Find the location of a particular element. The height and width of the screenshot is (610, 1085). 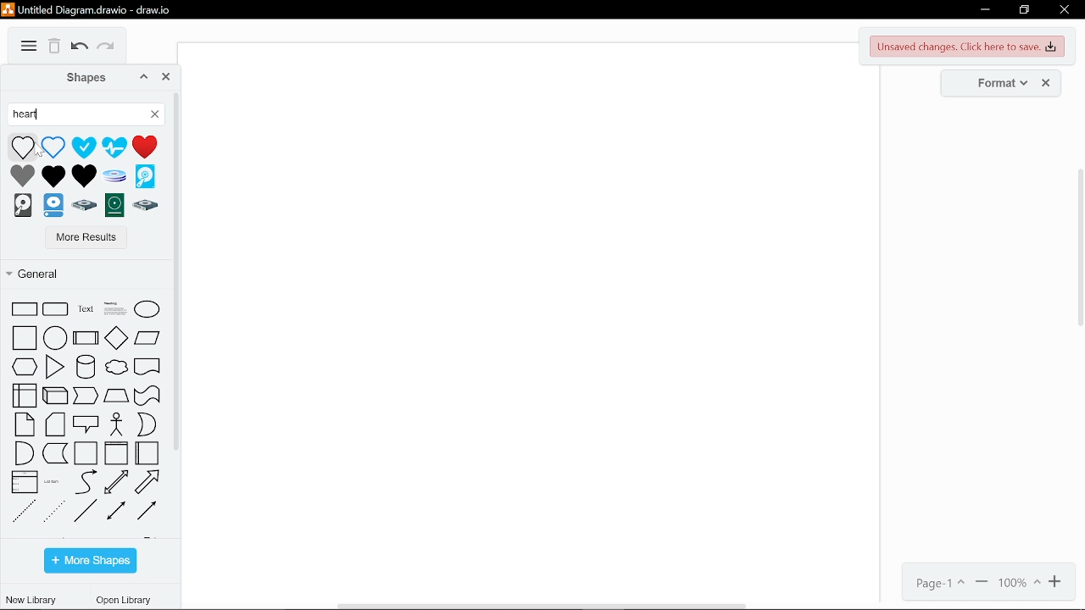

heading is located at coordinates (117, 306).